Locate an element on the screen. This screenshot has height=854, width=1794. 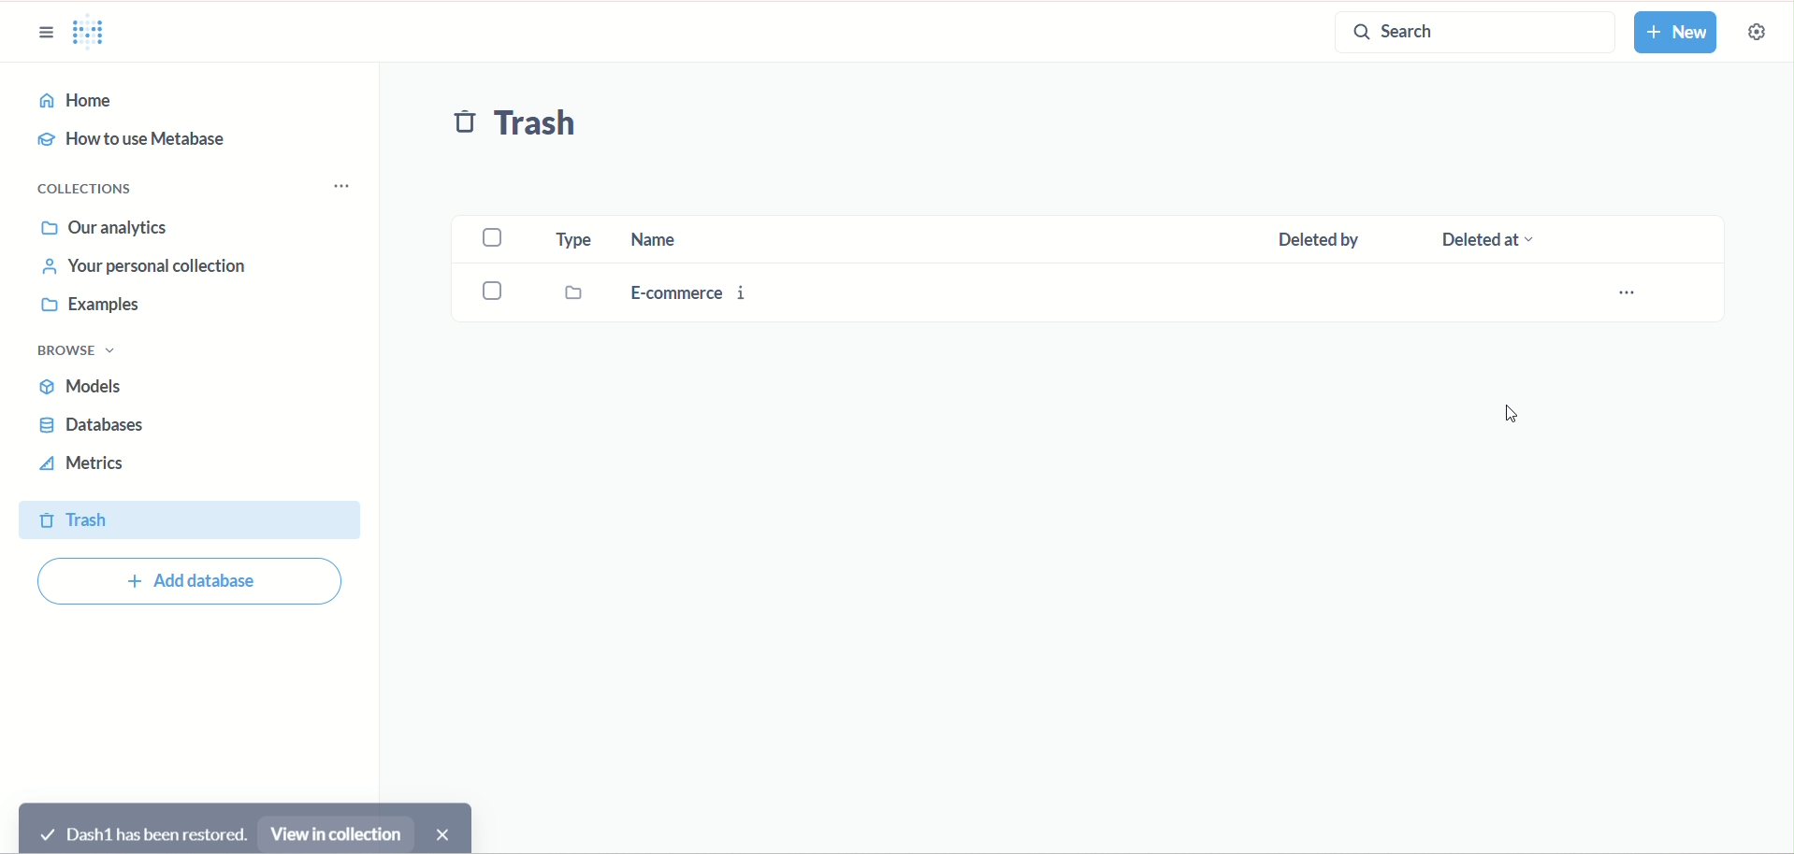
trash is located at coordinates (187, 519).